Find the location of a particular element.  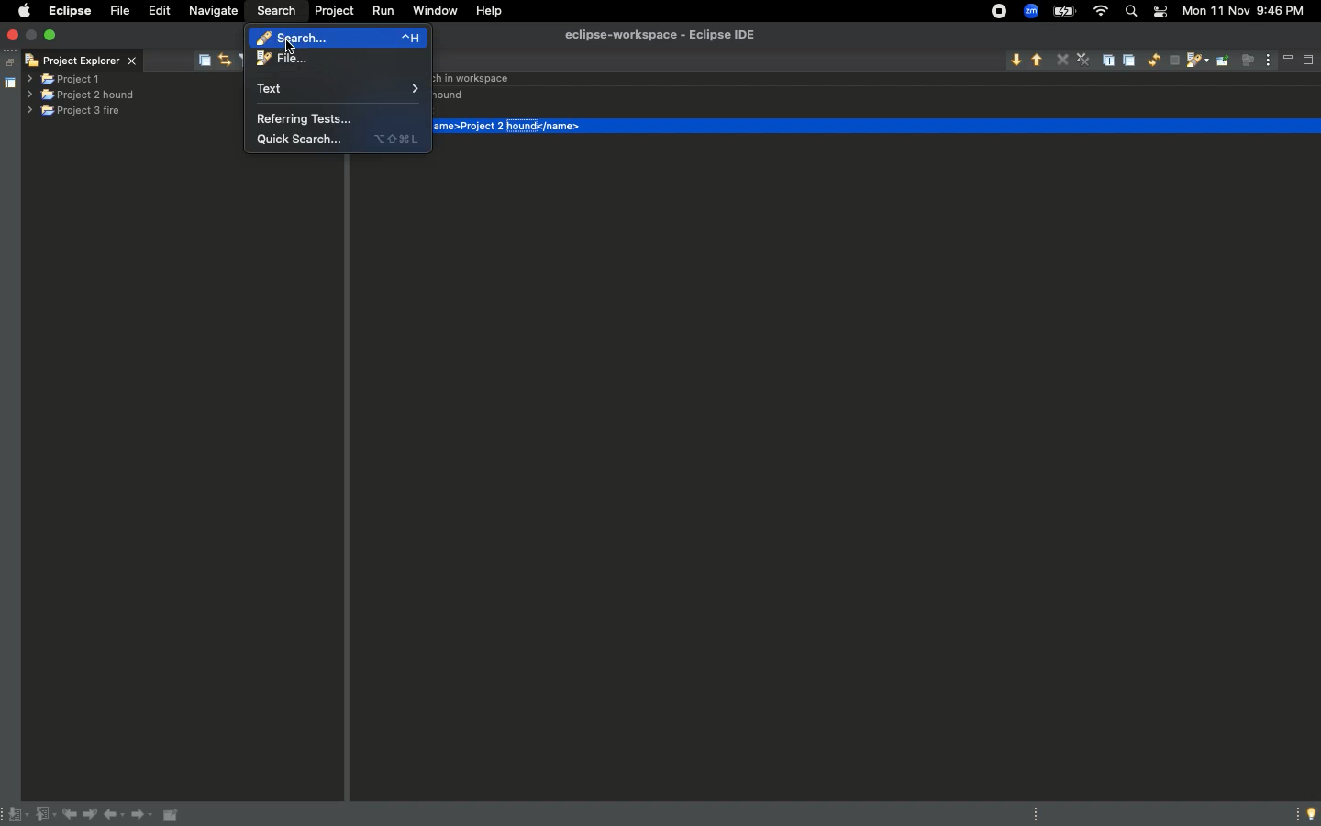

Previous annotation is located at coordinates (44, 815).